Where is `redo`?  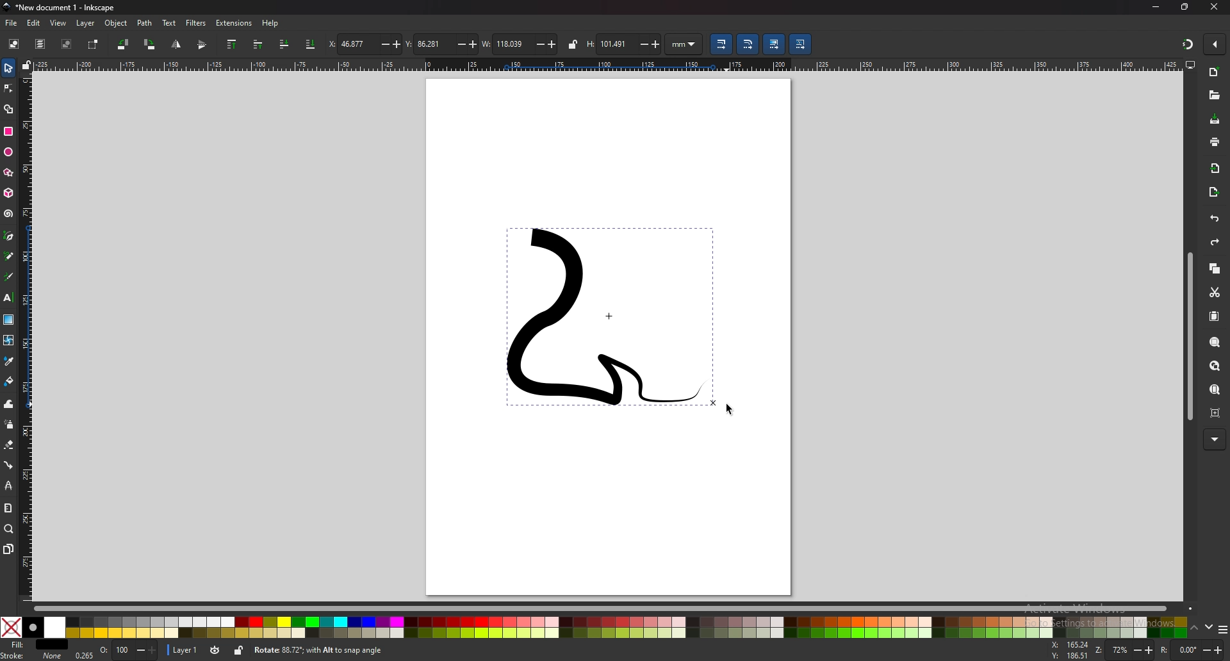
redo is located at coordinates (1217, 242).